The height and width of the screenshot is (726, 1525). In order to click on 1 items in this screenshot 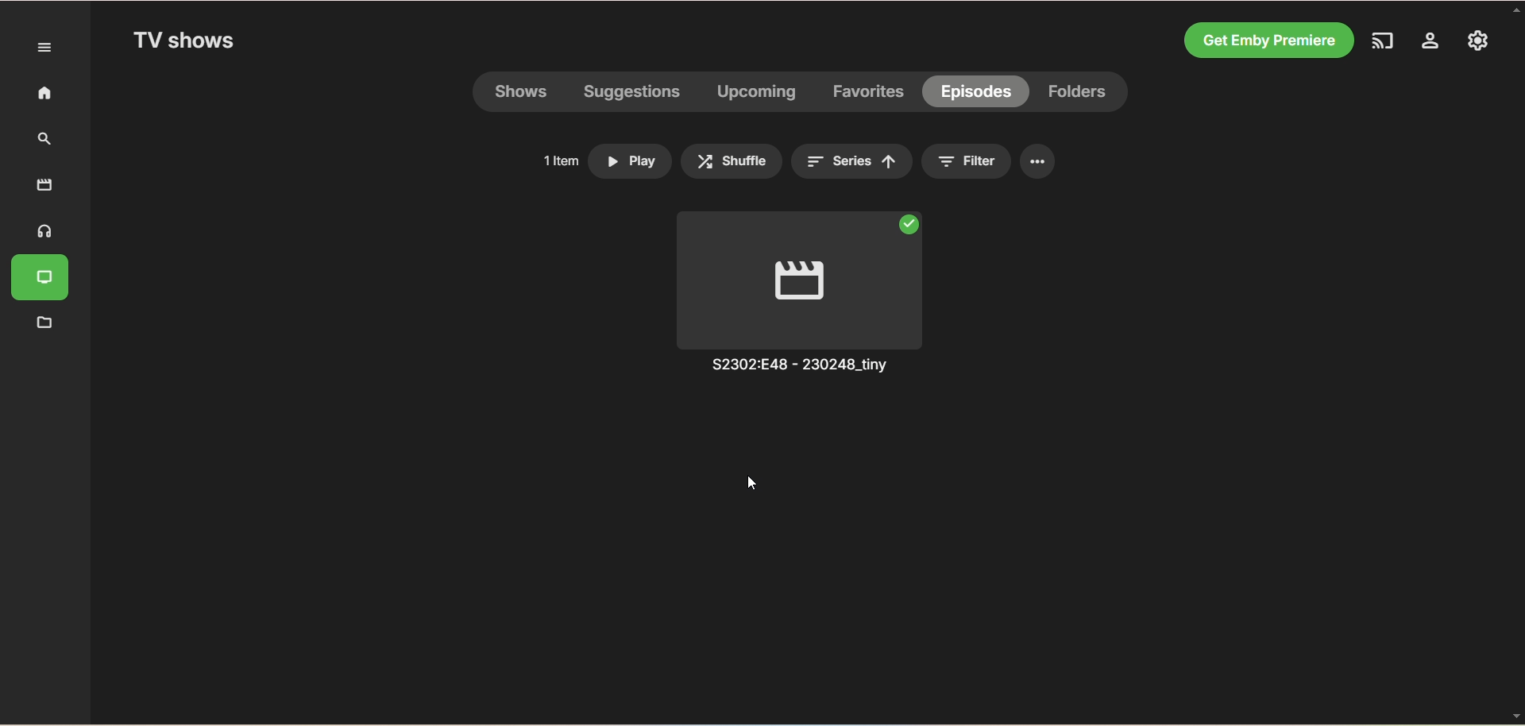, I will do `click(557, 160)`.